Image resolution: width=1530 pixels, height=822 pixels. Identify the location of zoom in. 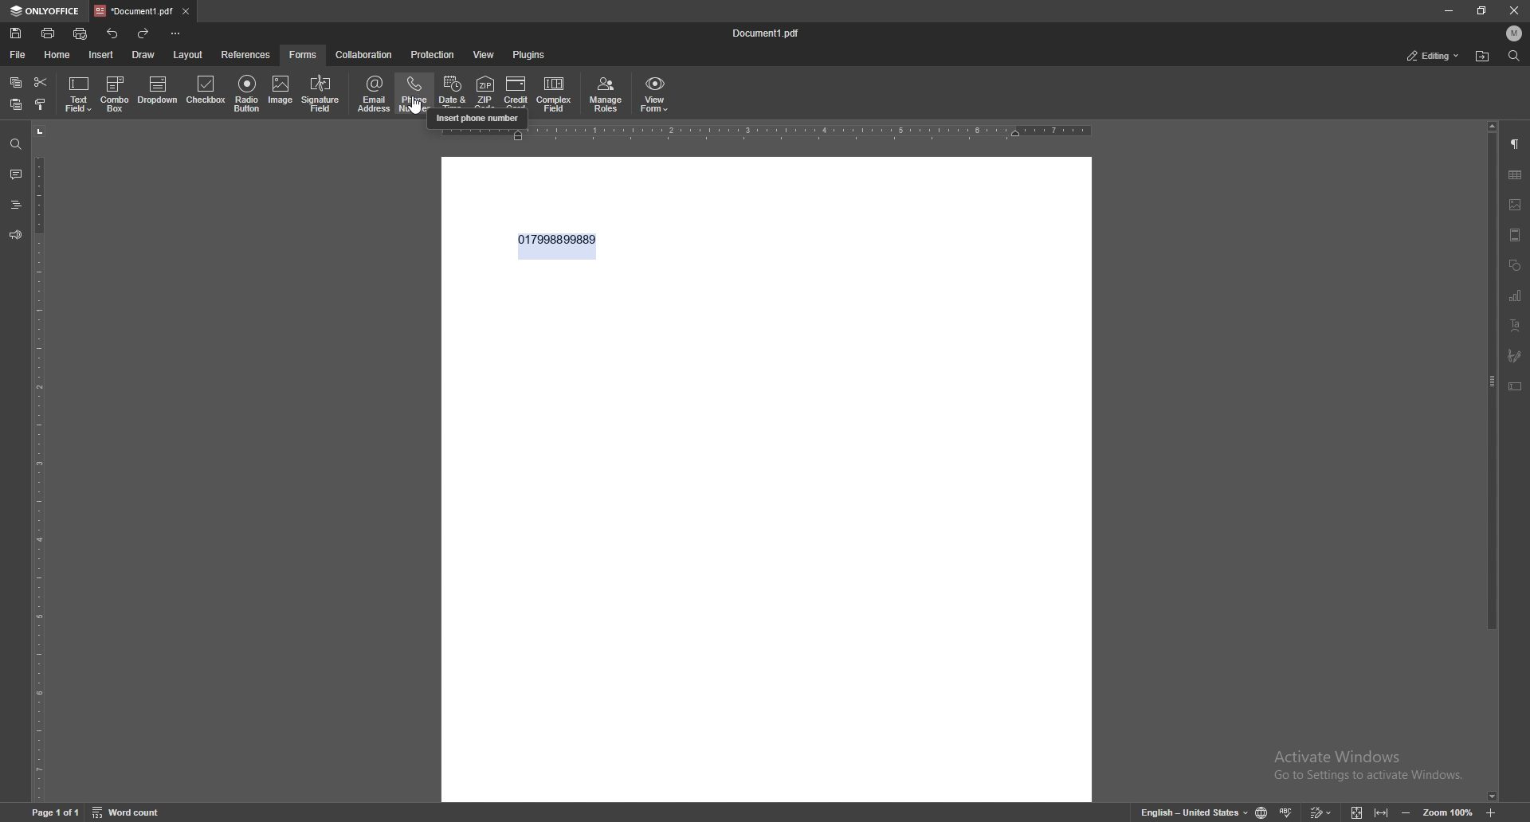
(1491, 814).